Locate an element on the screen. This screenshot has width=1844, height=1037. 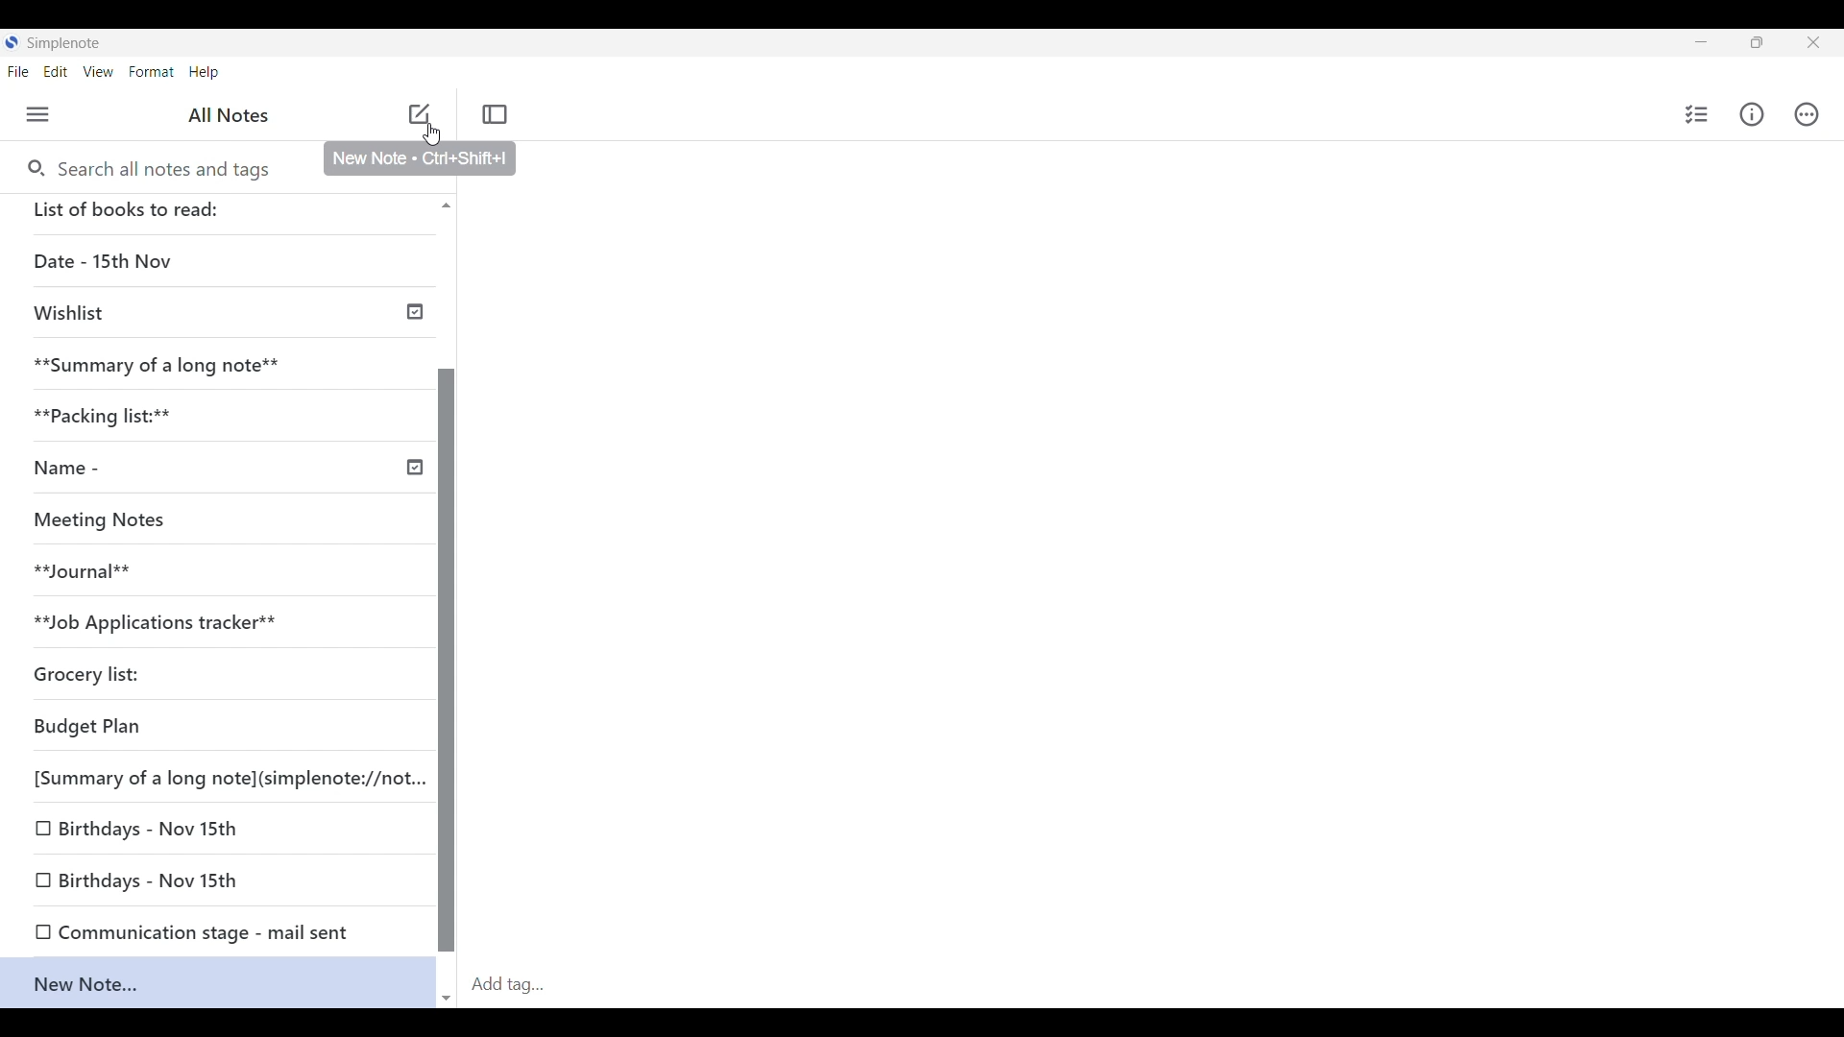
Help is located at coordinates (206, 73).